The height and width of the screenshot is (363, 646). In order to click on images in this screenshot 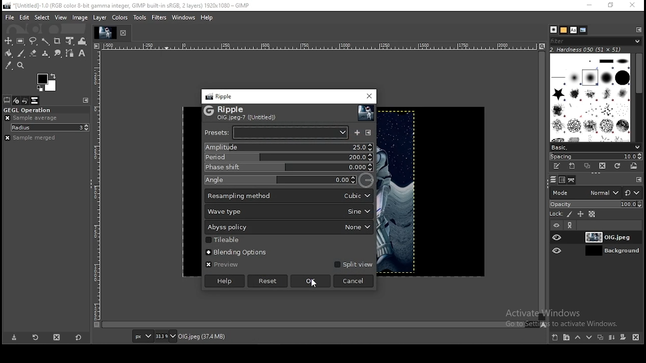, I will do `click(35, 100)`.